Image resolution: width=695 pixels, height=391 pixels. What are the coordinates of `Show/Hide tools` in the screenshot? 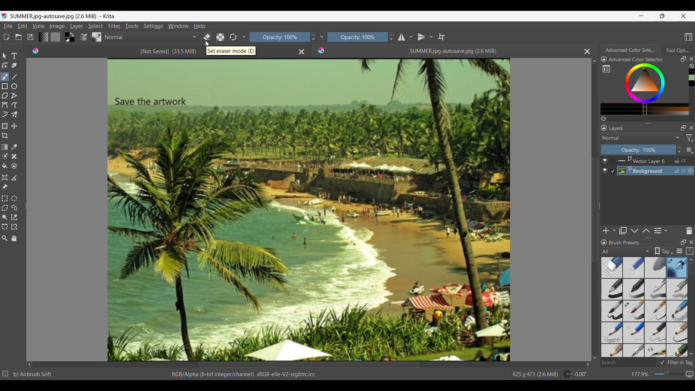 It's located at (244, 37).